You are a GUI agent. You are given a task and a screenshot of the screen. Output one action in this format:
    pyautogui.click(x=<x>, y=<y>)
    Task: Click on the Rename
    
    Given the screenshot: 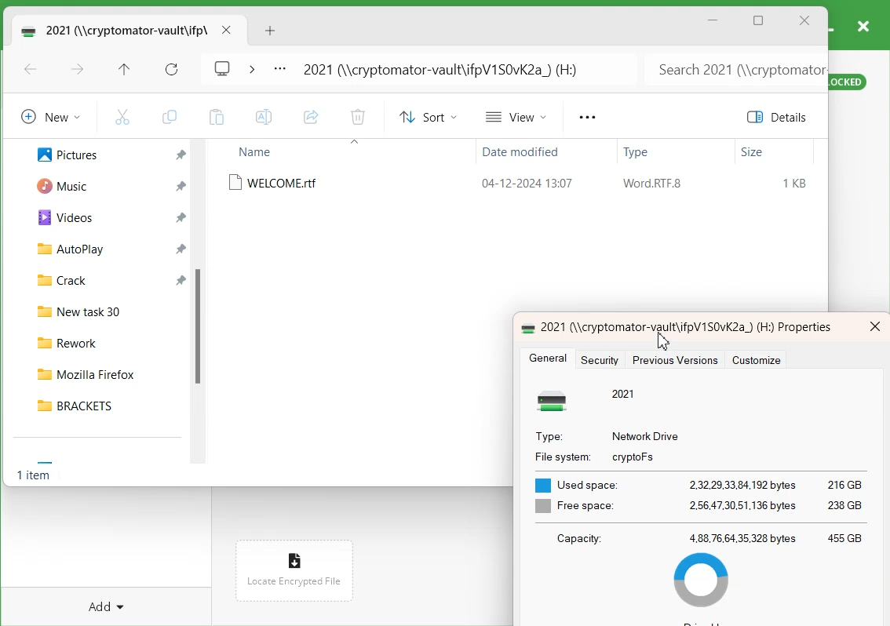 What is the action you would take?
    pyautogui.click(x=264, y=117)
    